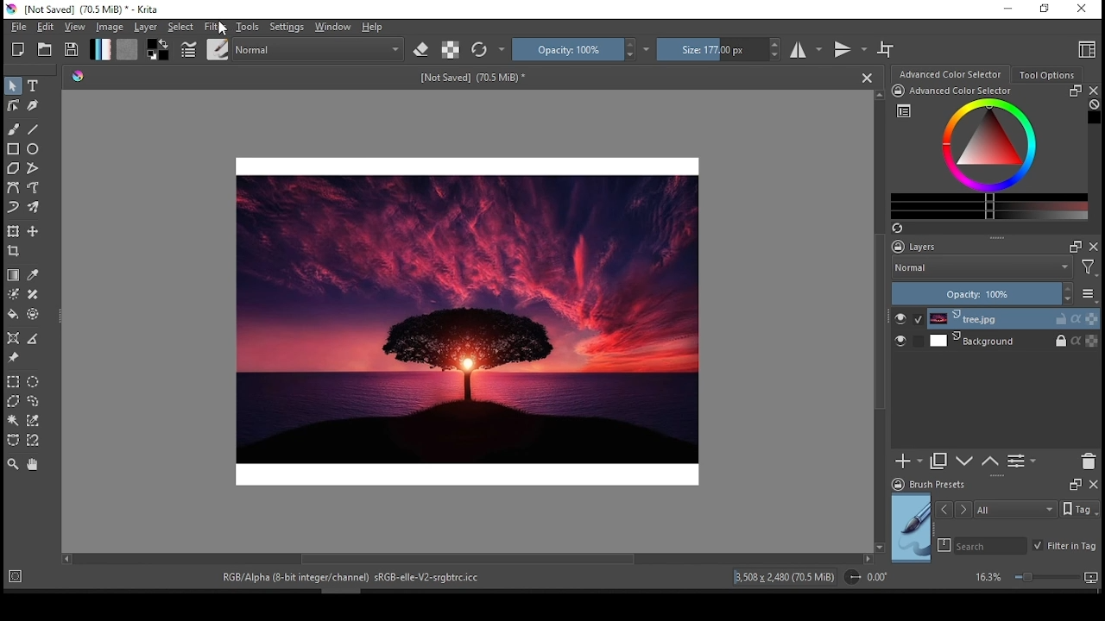 The image size is (1105, 621). What do you see at coordinates (216, 26) in the screenshot?
I see `filter` at bounding box center [216, 26].